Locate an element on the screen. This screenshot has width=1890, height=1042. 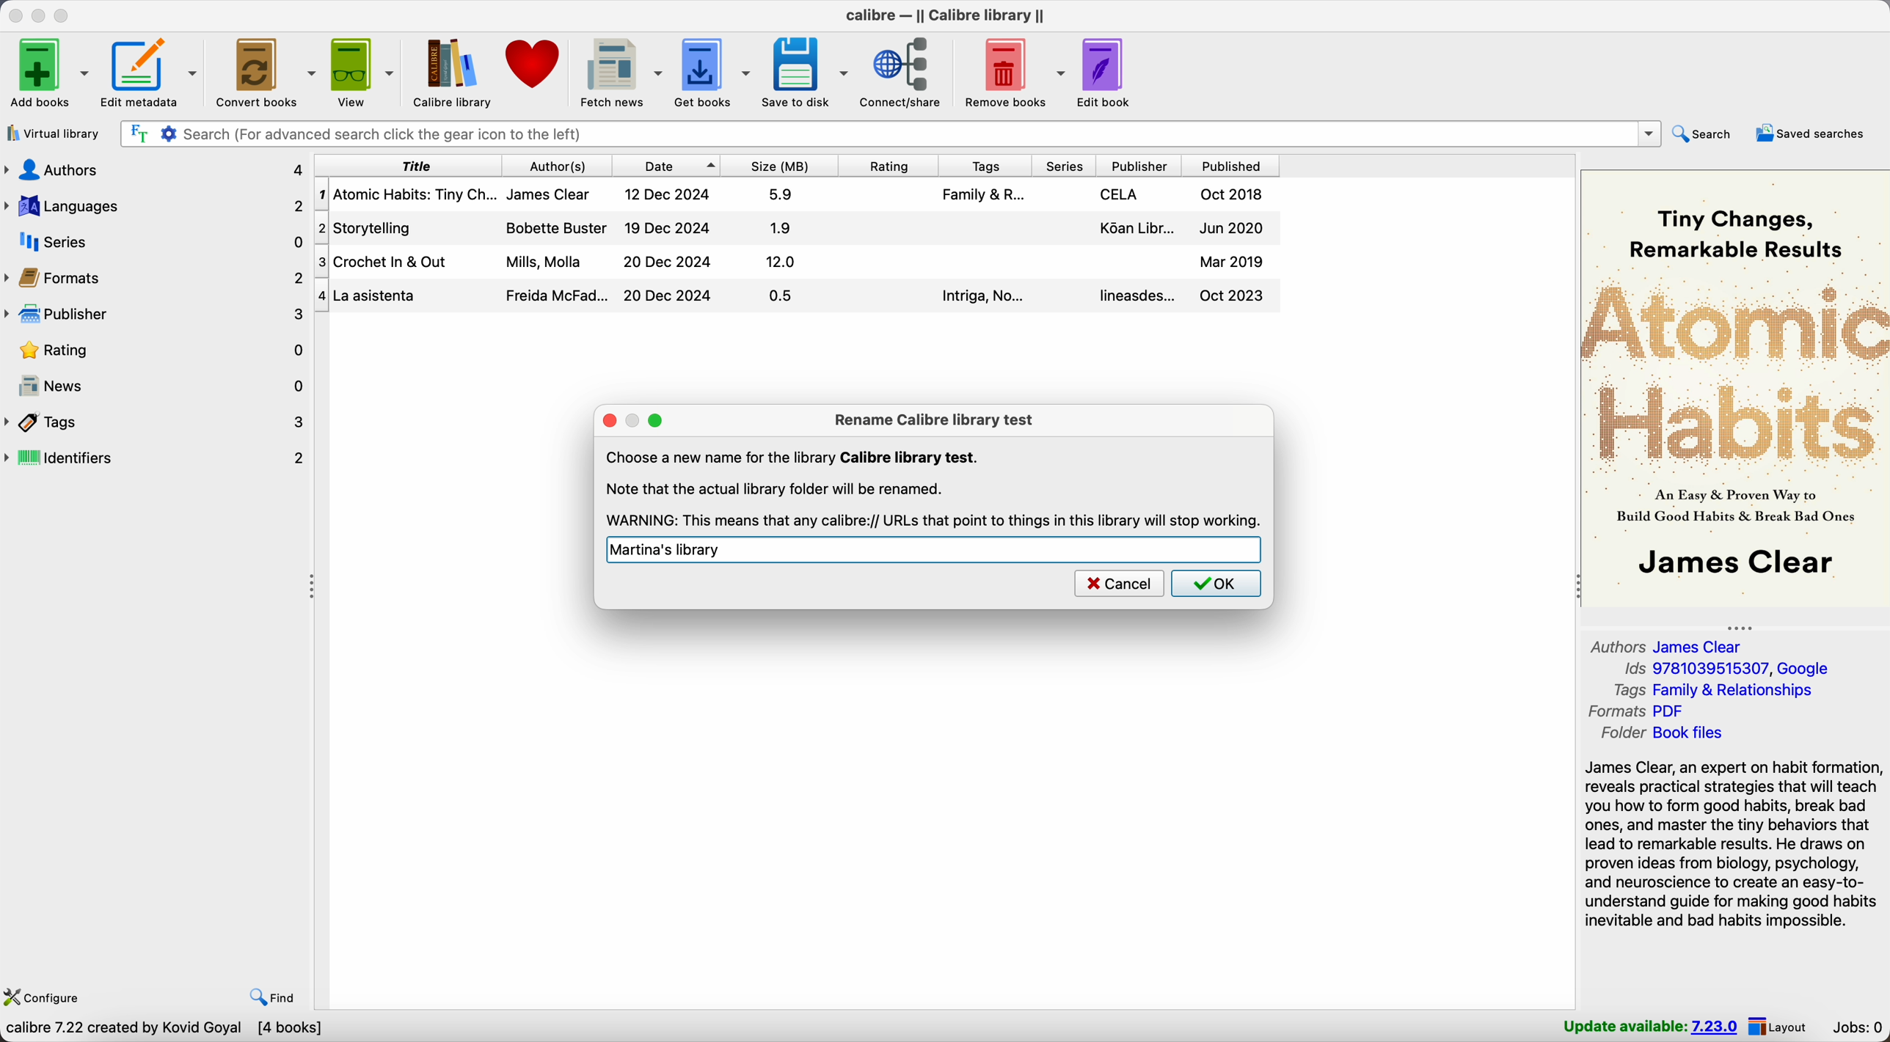
connect/share is located at coordinates (907, 73).